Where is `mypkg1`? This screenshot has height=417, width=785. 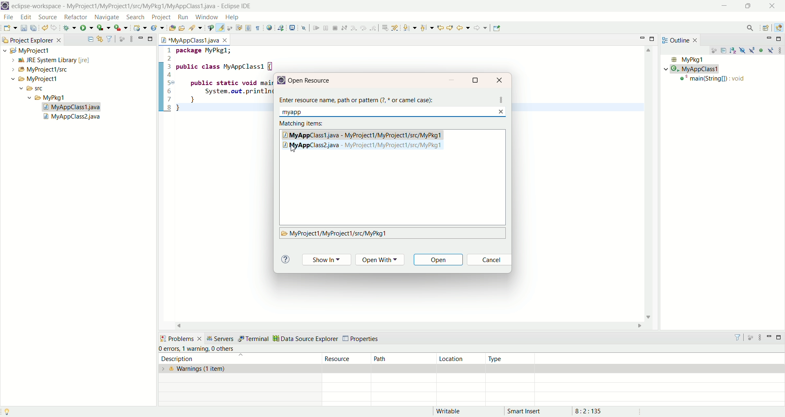
mypkg1 is located at coordinates (47, 98).